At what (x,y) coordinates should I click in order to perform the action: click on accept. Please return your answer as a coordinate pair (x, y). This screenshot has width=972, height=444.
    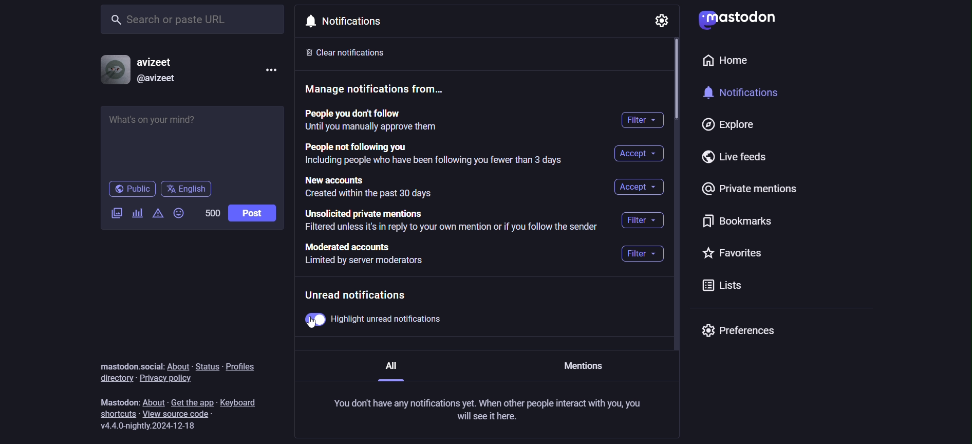
    Looking at the image, I should click on (636, 154).